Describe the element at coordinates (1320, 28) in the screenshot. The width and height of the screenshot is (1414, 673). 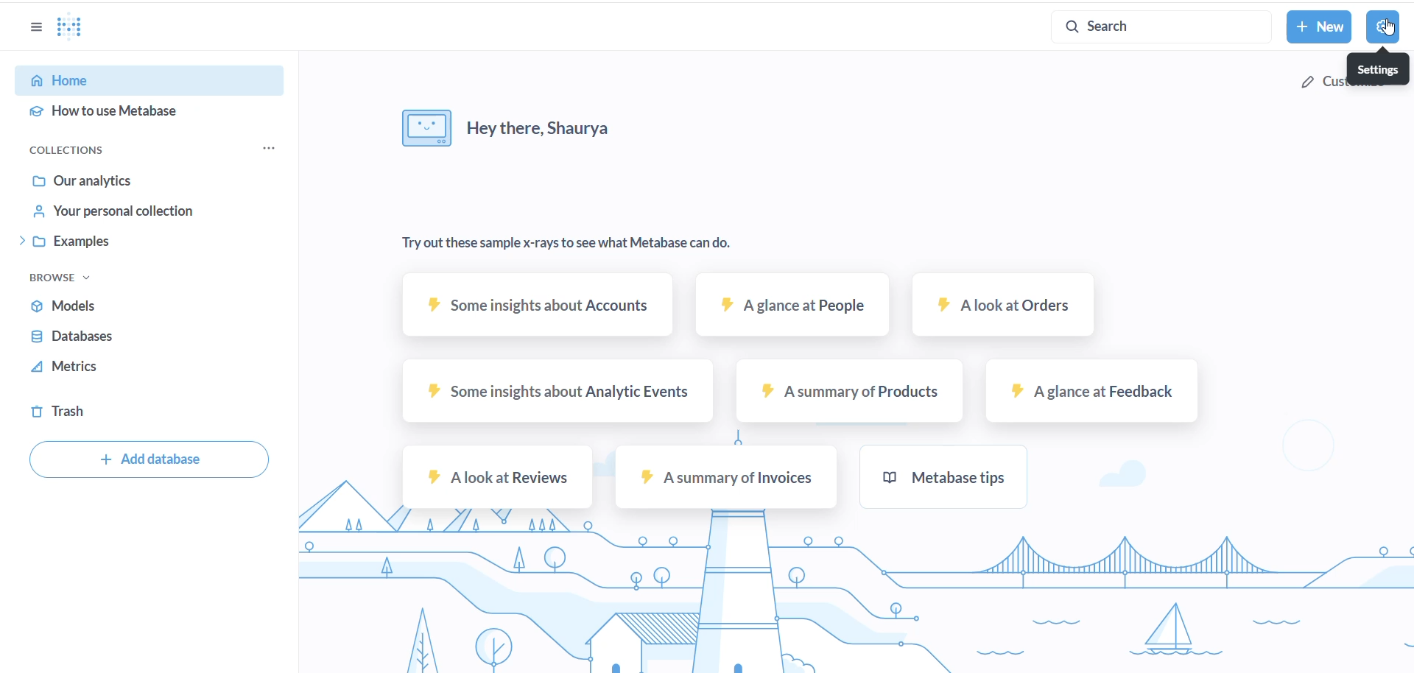
I see `new button` at that location.